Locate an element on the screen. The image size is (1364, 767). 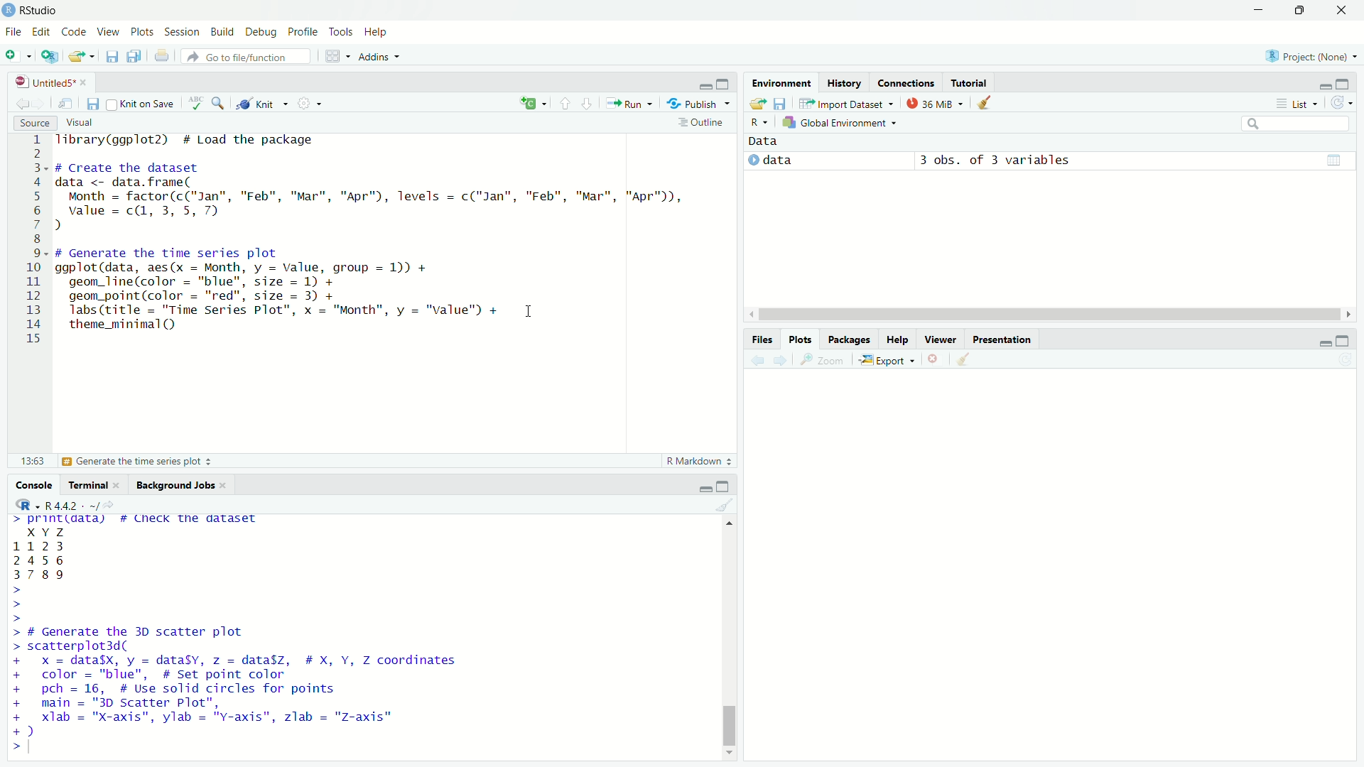
minimize is located at coordinates (705, 85).